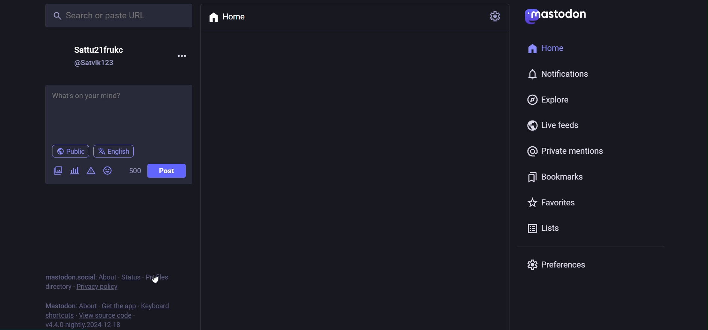  Describe the element at coordinates (121, 16) in the screenshot. I see `Search or paste URL` at that location.